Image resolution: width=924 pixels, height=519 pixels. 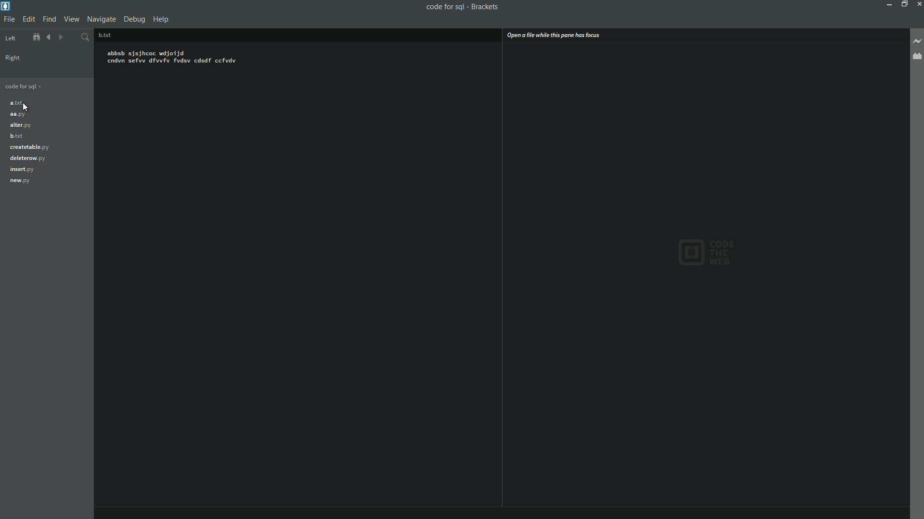 What do you see at coordinates (29, 148) in the screenshot?
I see `creatable.py` at bounding box center [29, 148].